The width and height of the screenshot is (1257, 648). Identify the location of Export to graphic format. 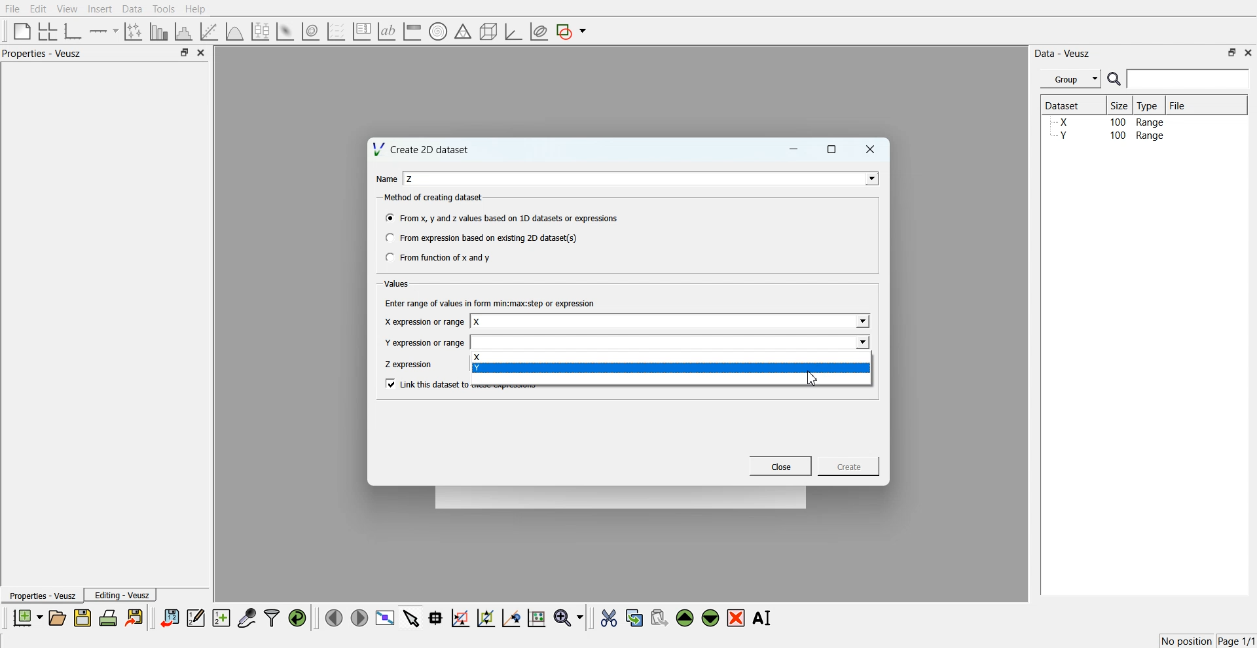
(136, 617).